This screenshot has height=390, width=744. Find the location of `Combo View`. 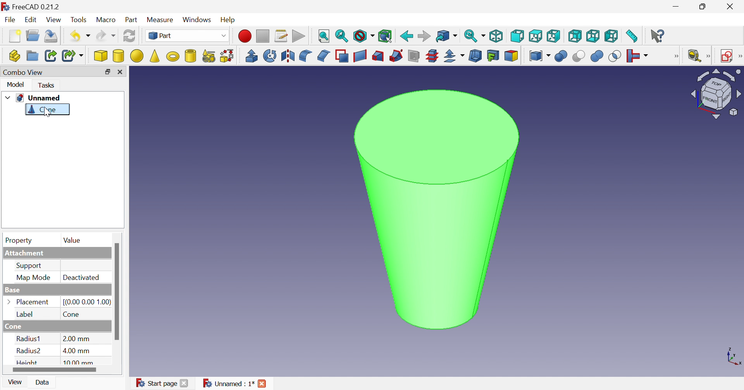

Combo View is located at coordinates (24, 72).